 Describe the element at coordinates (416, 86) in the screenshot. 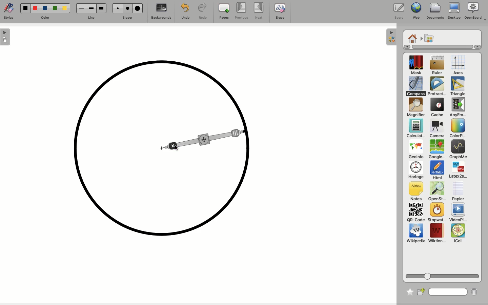

I see `Compass` at that location.